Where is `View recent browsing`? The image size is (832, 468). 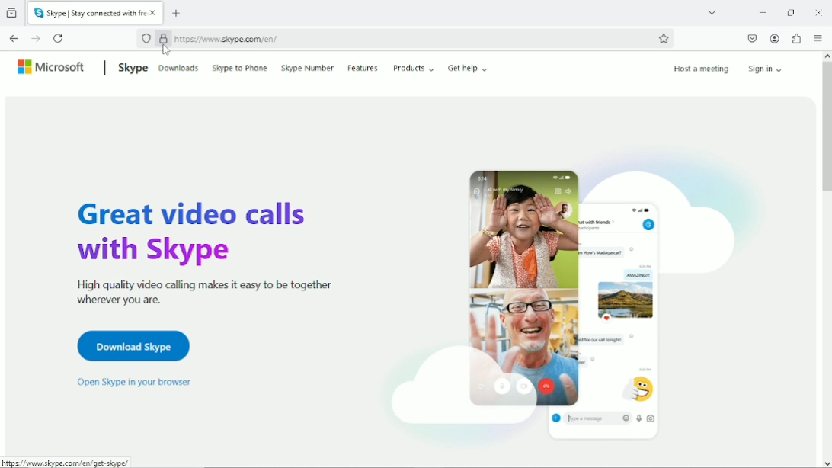 View recent browsing is located at coordinates (13, 14).